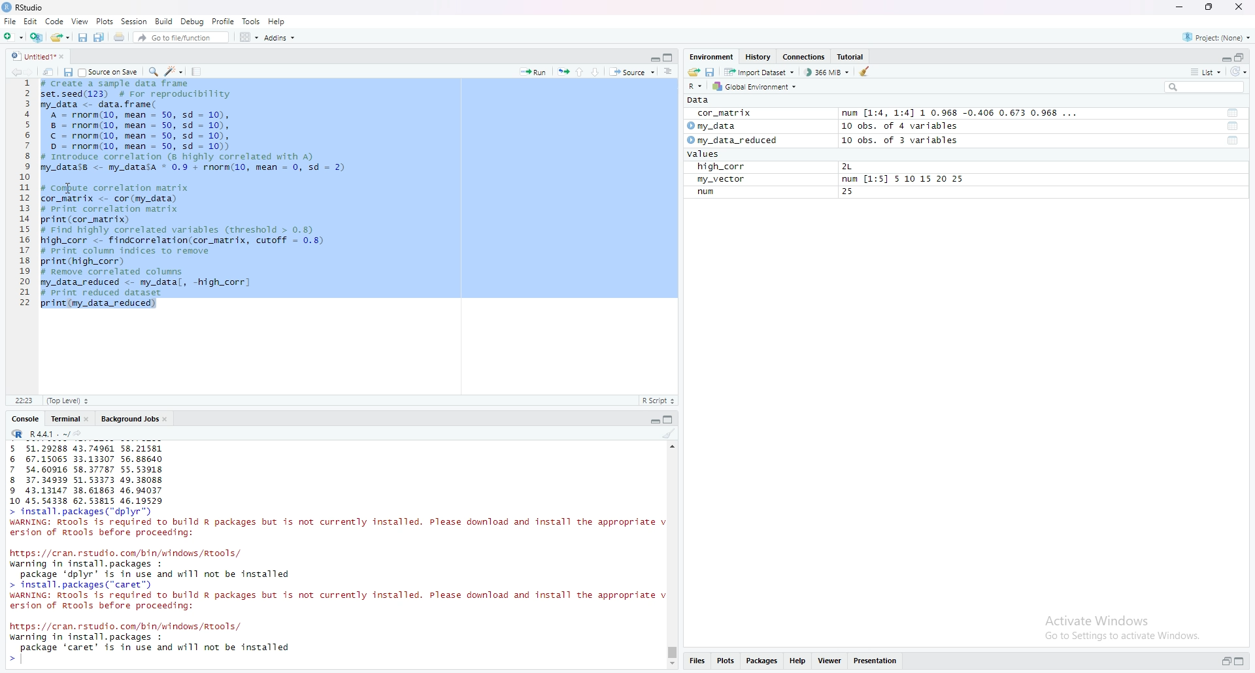 Image resolution: width=1255 pixels, height=673 pixels. What do you see at coordinates (535, 72) in the screenshot?
I see `Run` at bounding box center [535, 72].